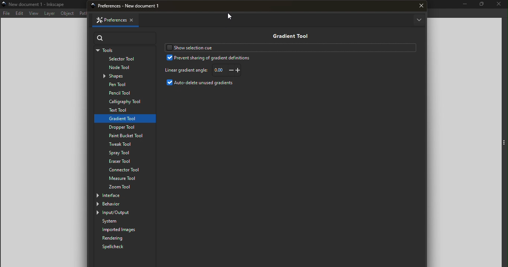 The image size is (508, 267). Describe the element at coordinates (209, 58) in the screenshot. I see `Prevent sharing of gradient definitions` at that location.